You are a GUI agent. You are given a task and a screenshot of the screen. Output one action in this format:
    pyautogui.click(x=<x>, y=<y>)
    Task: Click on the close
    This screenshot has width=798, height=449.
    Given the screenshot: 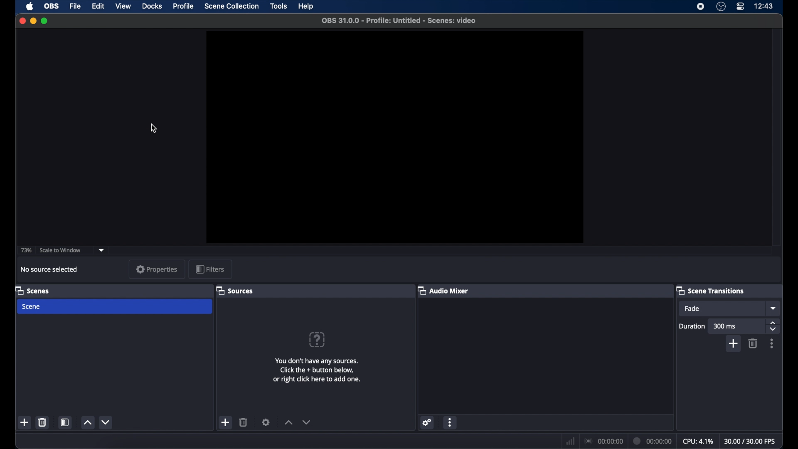 What is the action you would take?
    pyautogui.click(x=22, y=21)
    